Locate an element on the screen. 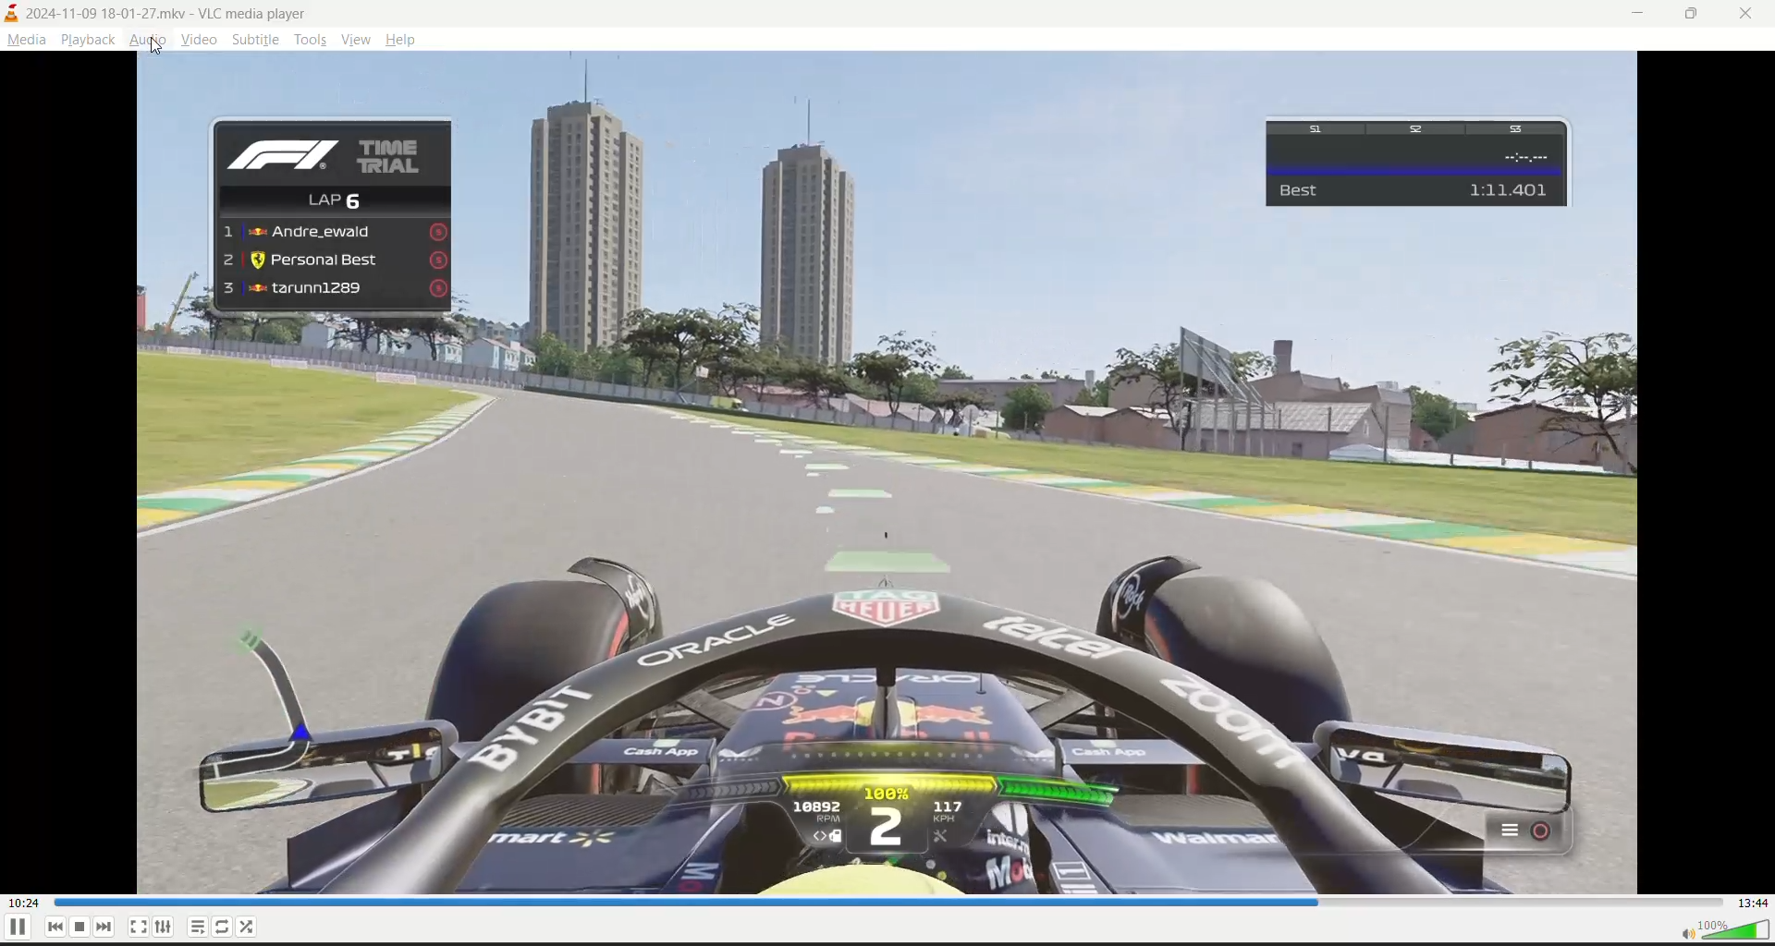 The height and width of the screenshot is (946, 1775). maximize is located at coordinates (1695, 15).